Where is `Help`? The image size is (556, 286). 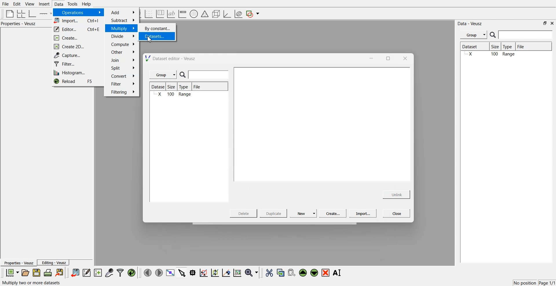 Help is located at coordinates (88, 5).